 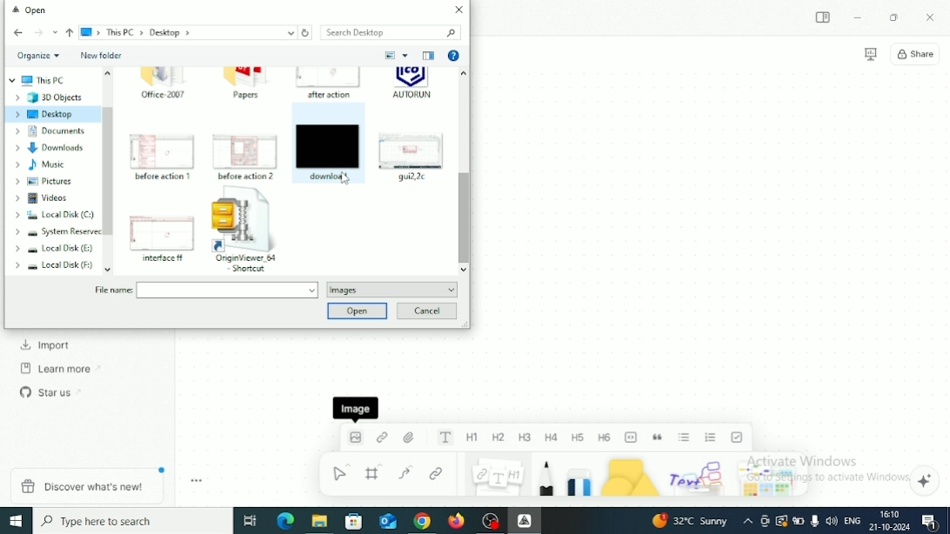 I want to click on Eraser, so click(x=580, y=477).